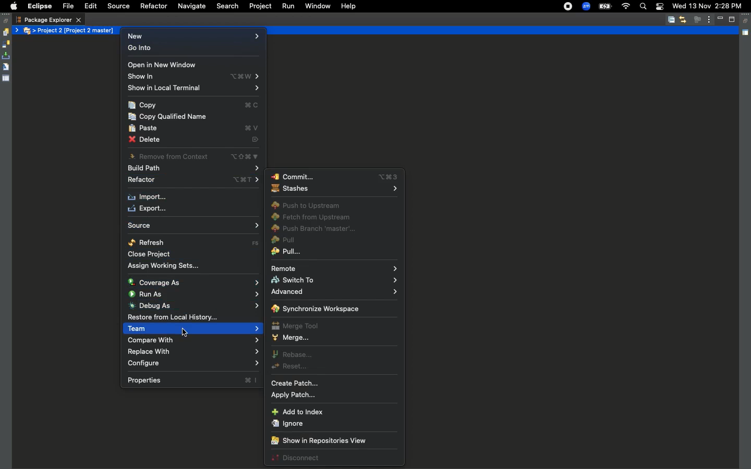 This screenshot has width=751, height=469. What do you see at coordinates (77, 30) in the screenshot?
I see `Project [Project 2 Master]` at bounding box center [77, 30].